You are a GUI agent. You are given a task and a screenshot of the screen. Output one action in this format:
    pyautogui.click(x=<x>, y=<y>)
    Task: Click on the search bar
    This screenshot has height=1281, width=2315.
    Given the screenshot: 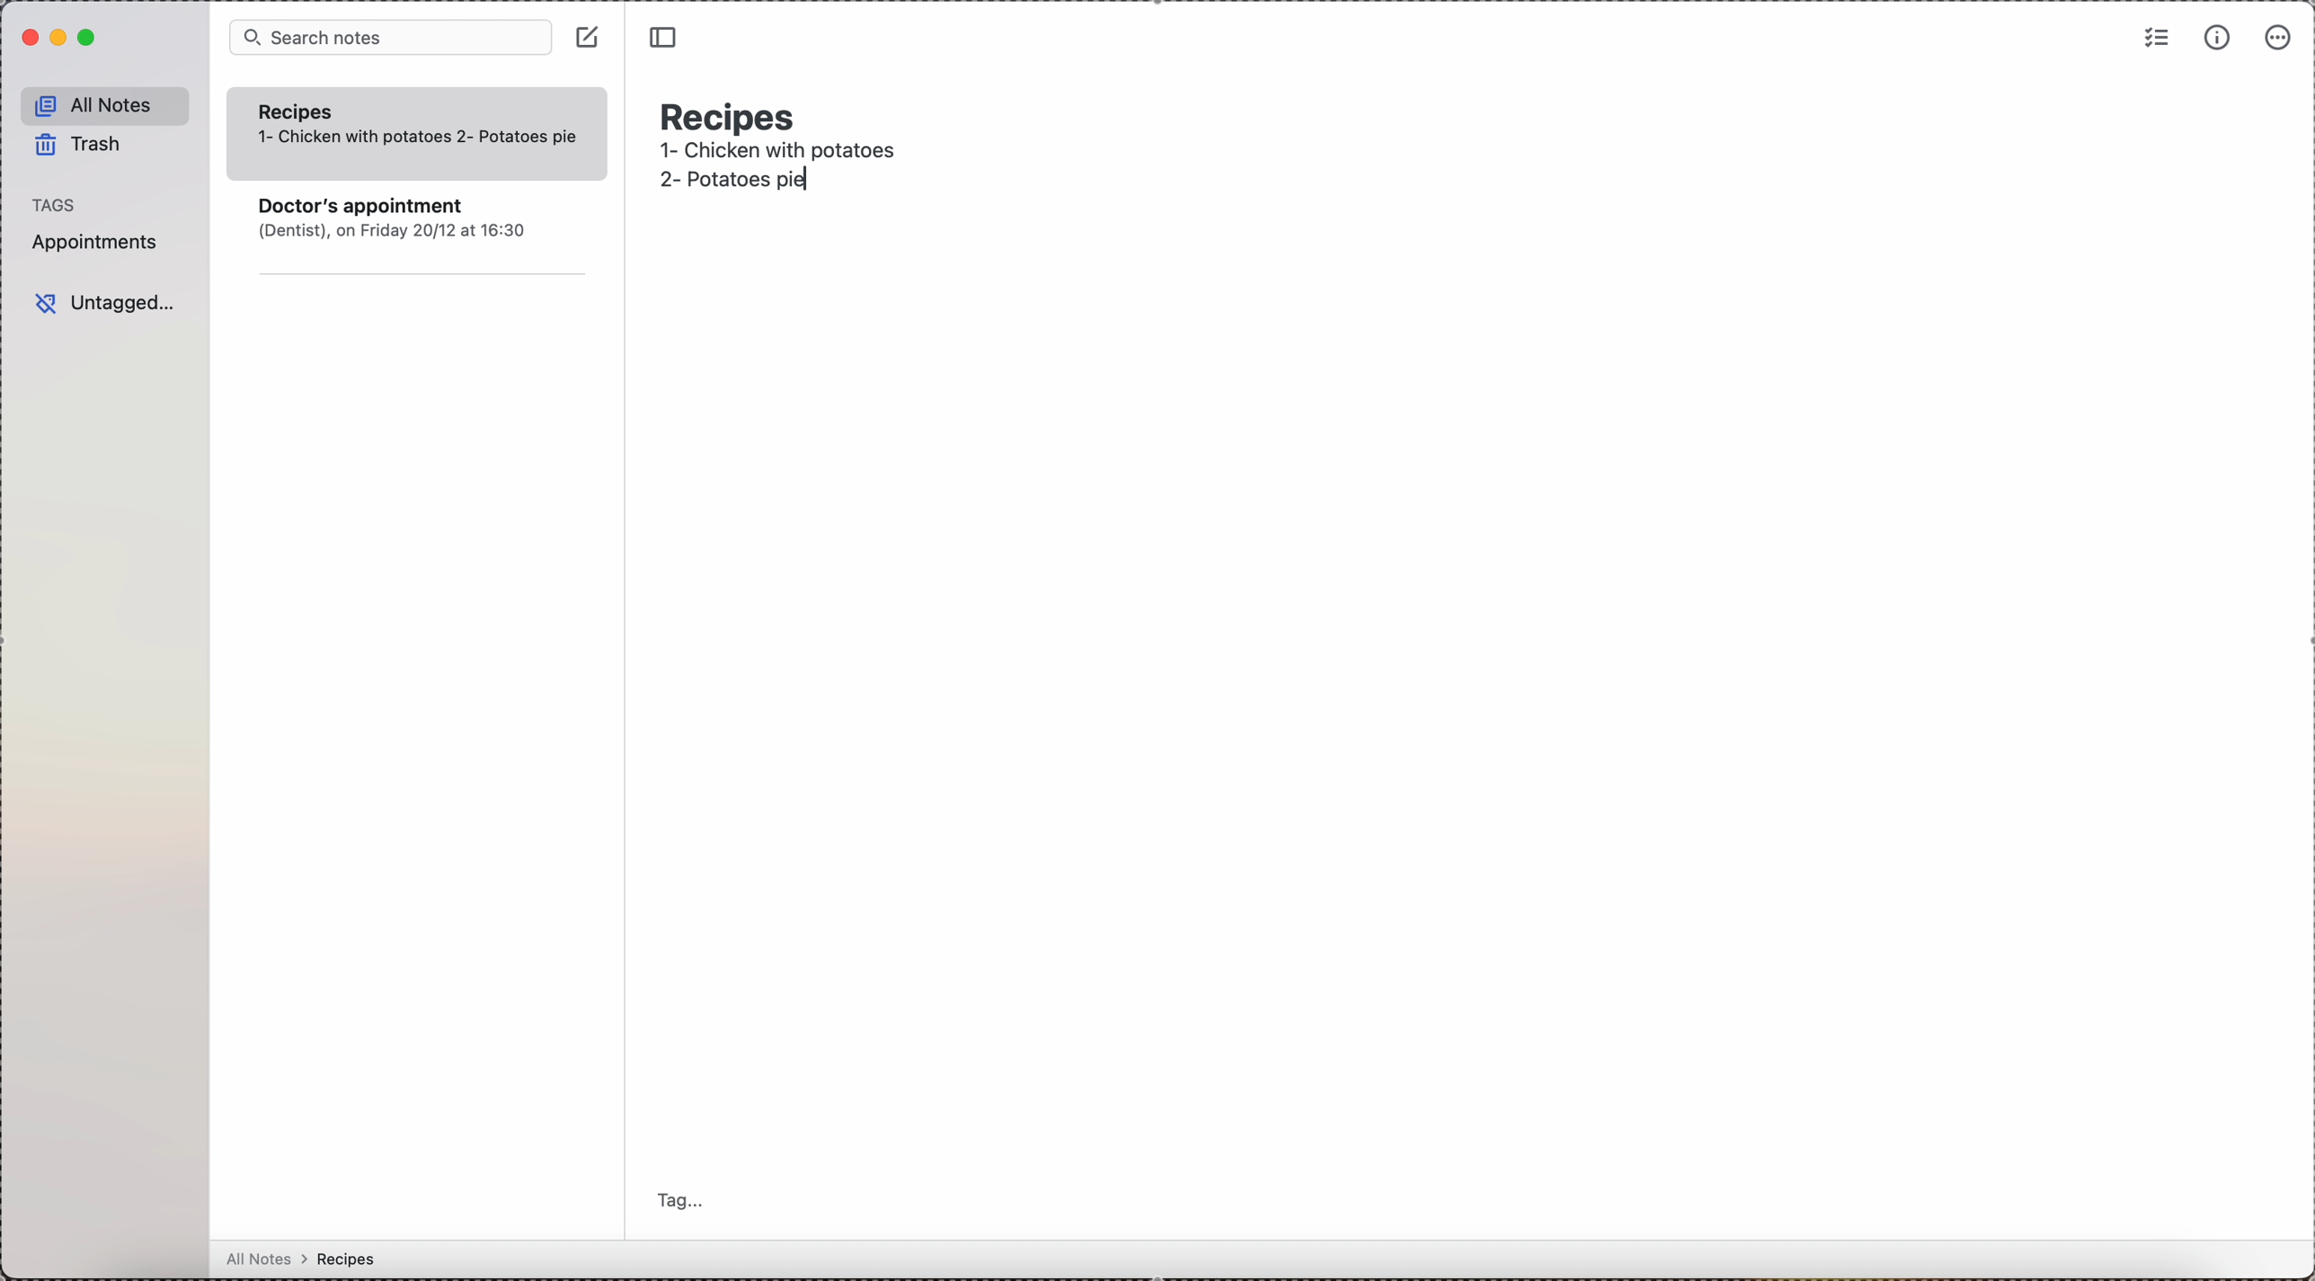 What is the action you would take?
    pyautogui.click(x=389, y=38)
    